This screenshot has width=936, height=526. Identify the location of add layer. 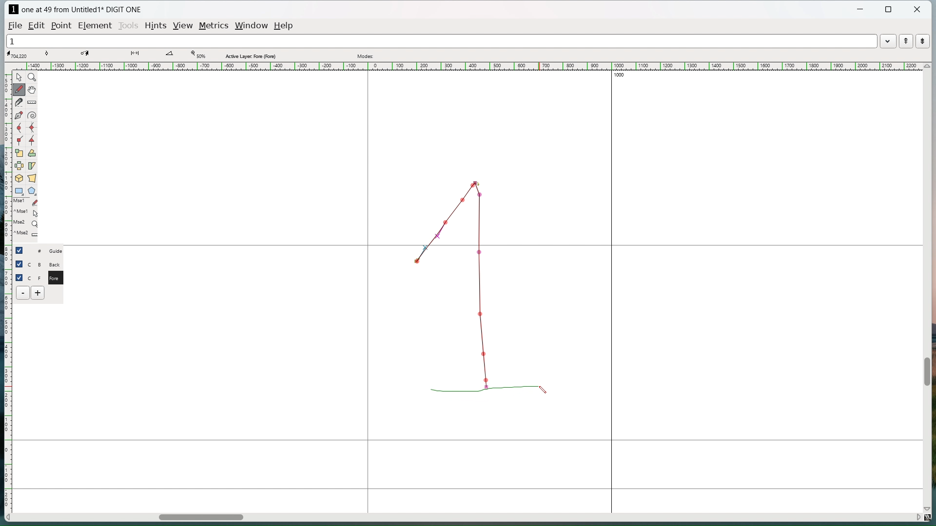
(39, 293).